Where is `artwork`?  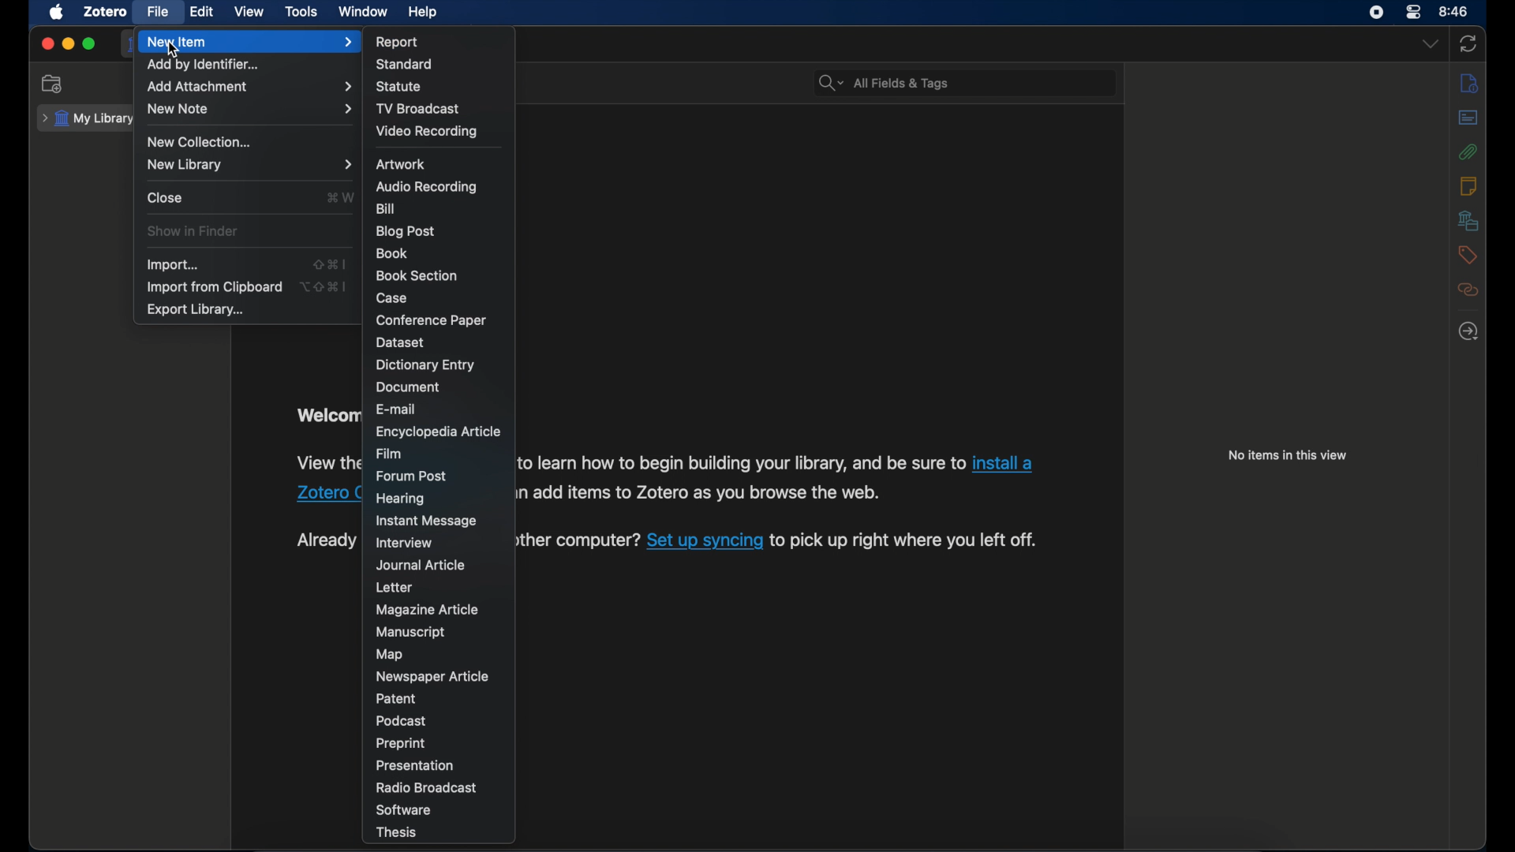
artwork is located at coordinates (402, 163).